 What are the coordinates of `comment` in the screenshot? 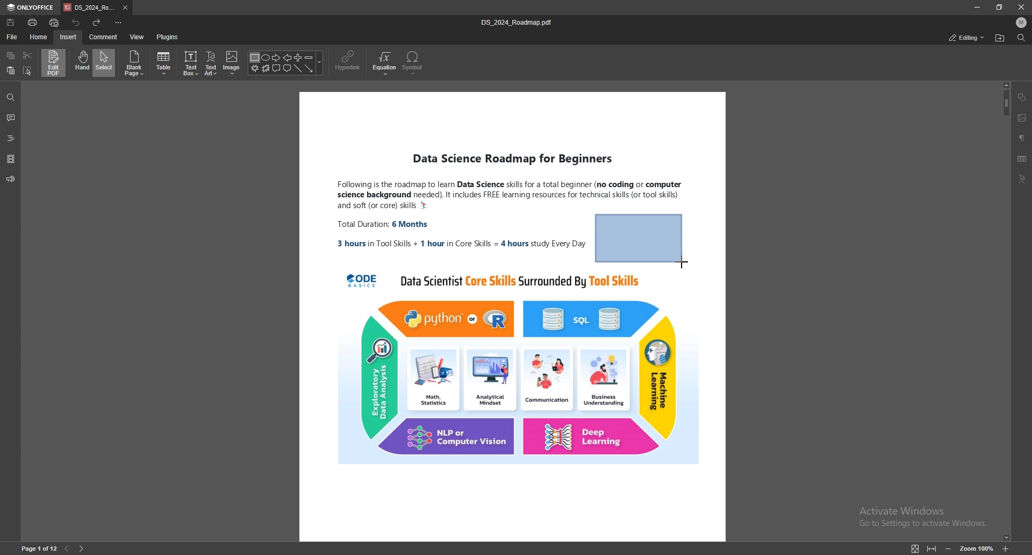 It's located at (103, 37).